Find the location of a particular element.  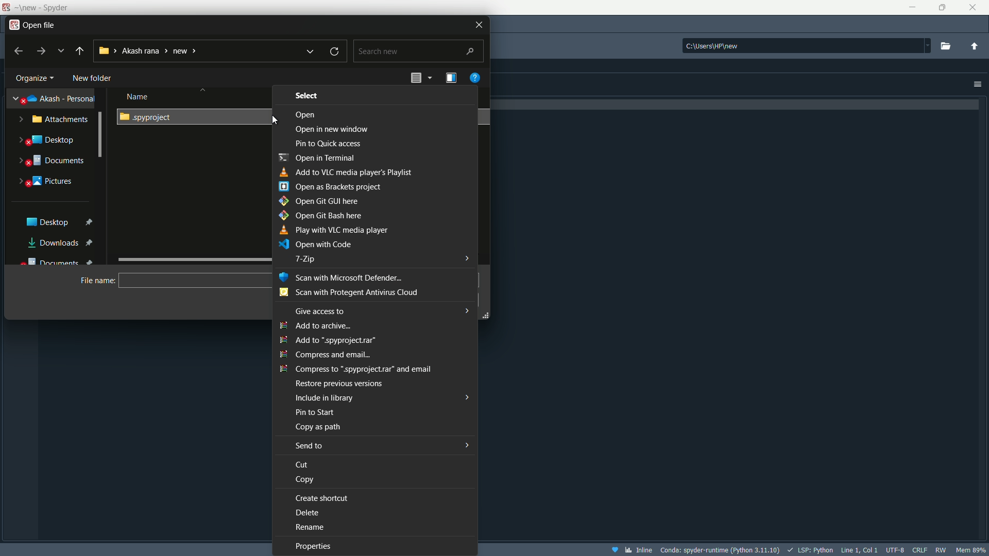

back is located at coordinates (18, 52).